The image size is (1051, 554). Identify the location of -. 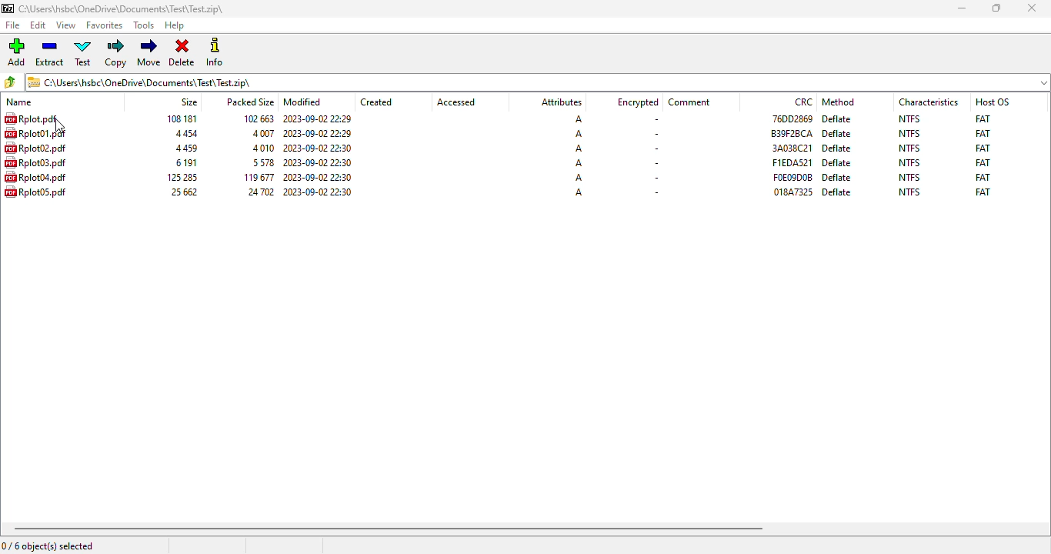
(655, 193).